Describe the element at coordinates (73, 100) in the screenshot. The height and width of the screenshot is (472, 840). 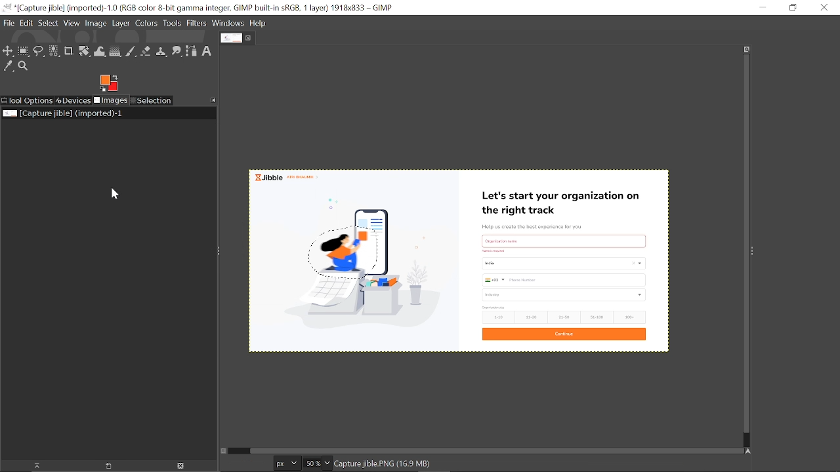
I see `Devices` at that location.